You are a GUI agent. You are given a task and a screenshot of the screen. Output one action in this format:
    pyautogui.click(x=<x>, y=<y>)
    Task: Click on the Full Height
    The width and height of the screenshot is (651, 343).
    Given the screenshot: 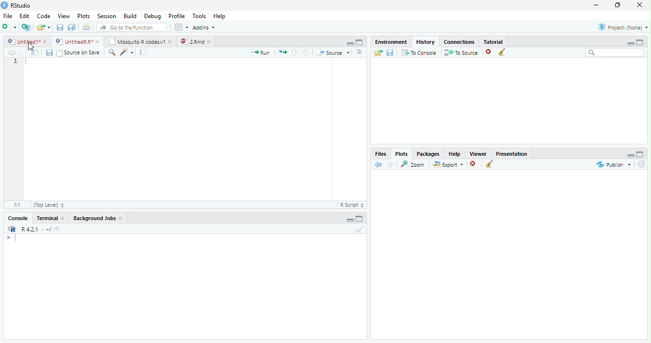 What is the action you would take?
    pyautogui.click(x=360, y=42)
    